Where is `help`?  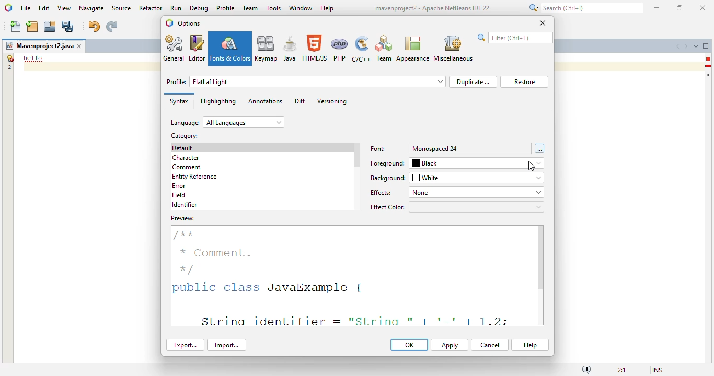
help is located at coordinates (328, 9).